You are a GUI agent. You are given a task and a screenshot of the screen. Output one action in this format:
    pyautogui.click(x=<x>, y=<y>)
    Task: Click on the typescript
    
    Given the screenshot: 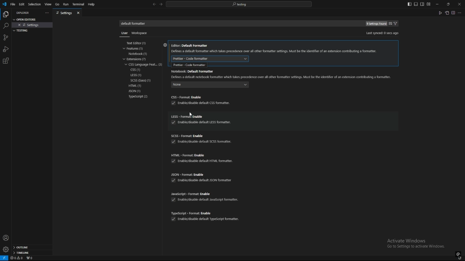 What is the action you would take?
    pyautogui.click(x=138, y=97)
    